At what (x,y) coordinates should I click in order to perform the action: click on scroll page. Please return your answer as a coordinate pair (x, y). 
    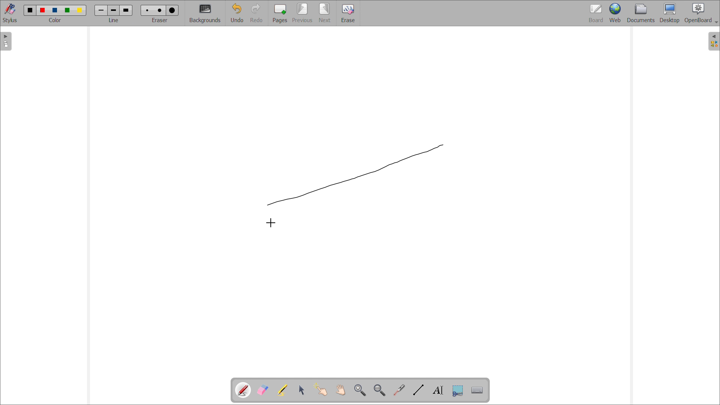
    Looking at the image, I should click on (340, 390).